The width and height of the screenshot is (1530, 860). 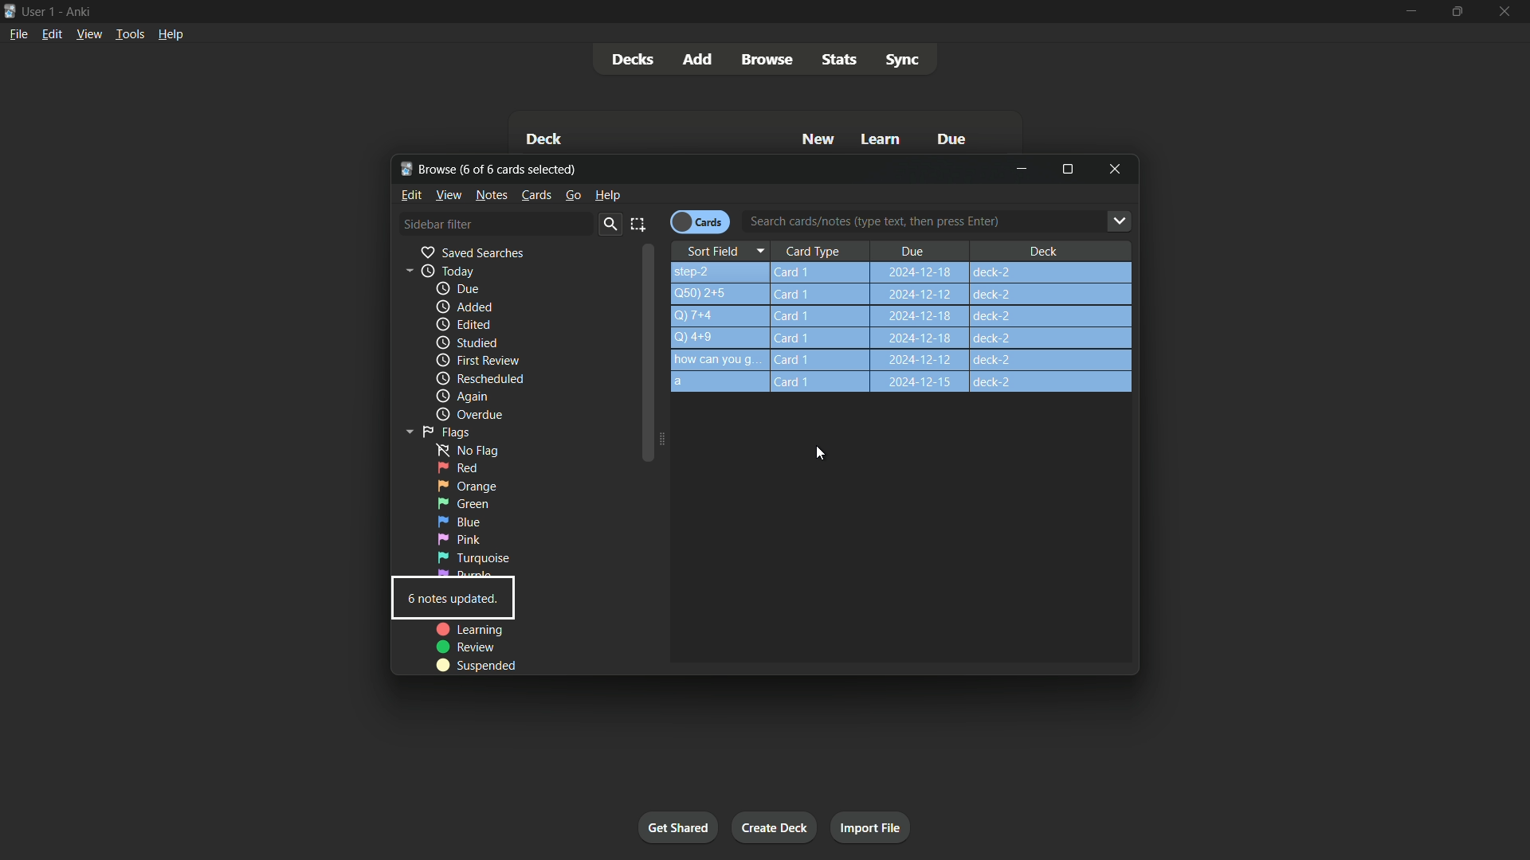 What do you see at coordinates (819, 140) in the screenshot?
I see `New` at bounding box center [819, 140].